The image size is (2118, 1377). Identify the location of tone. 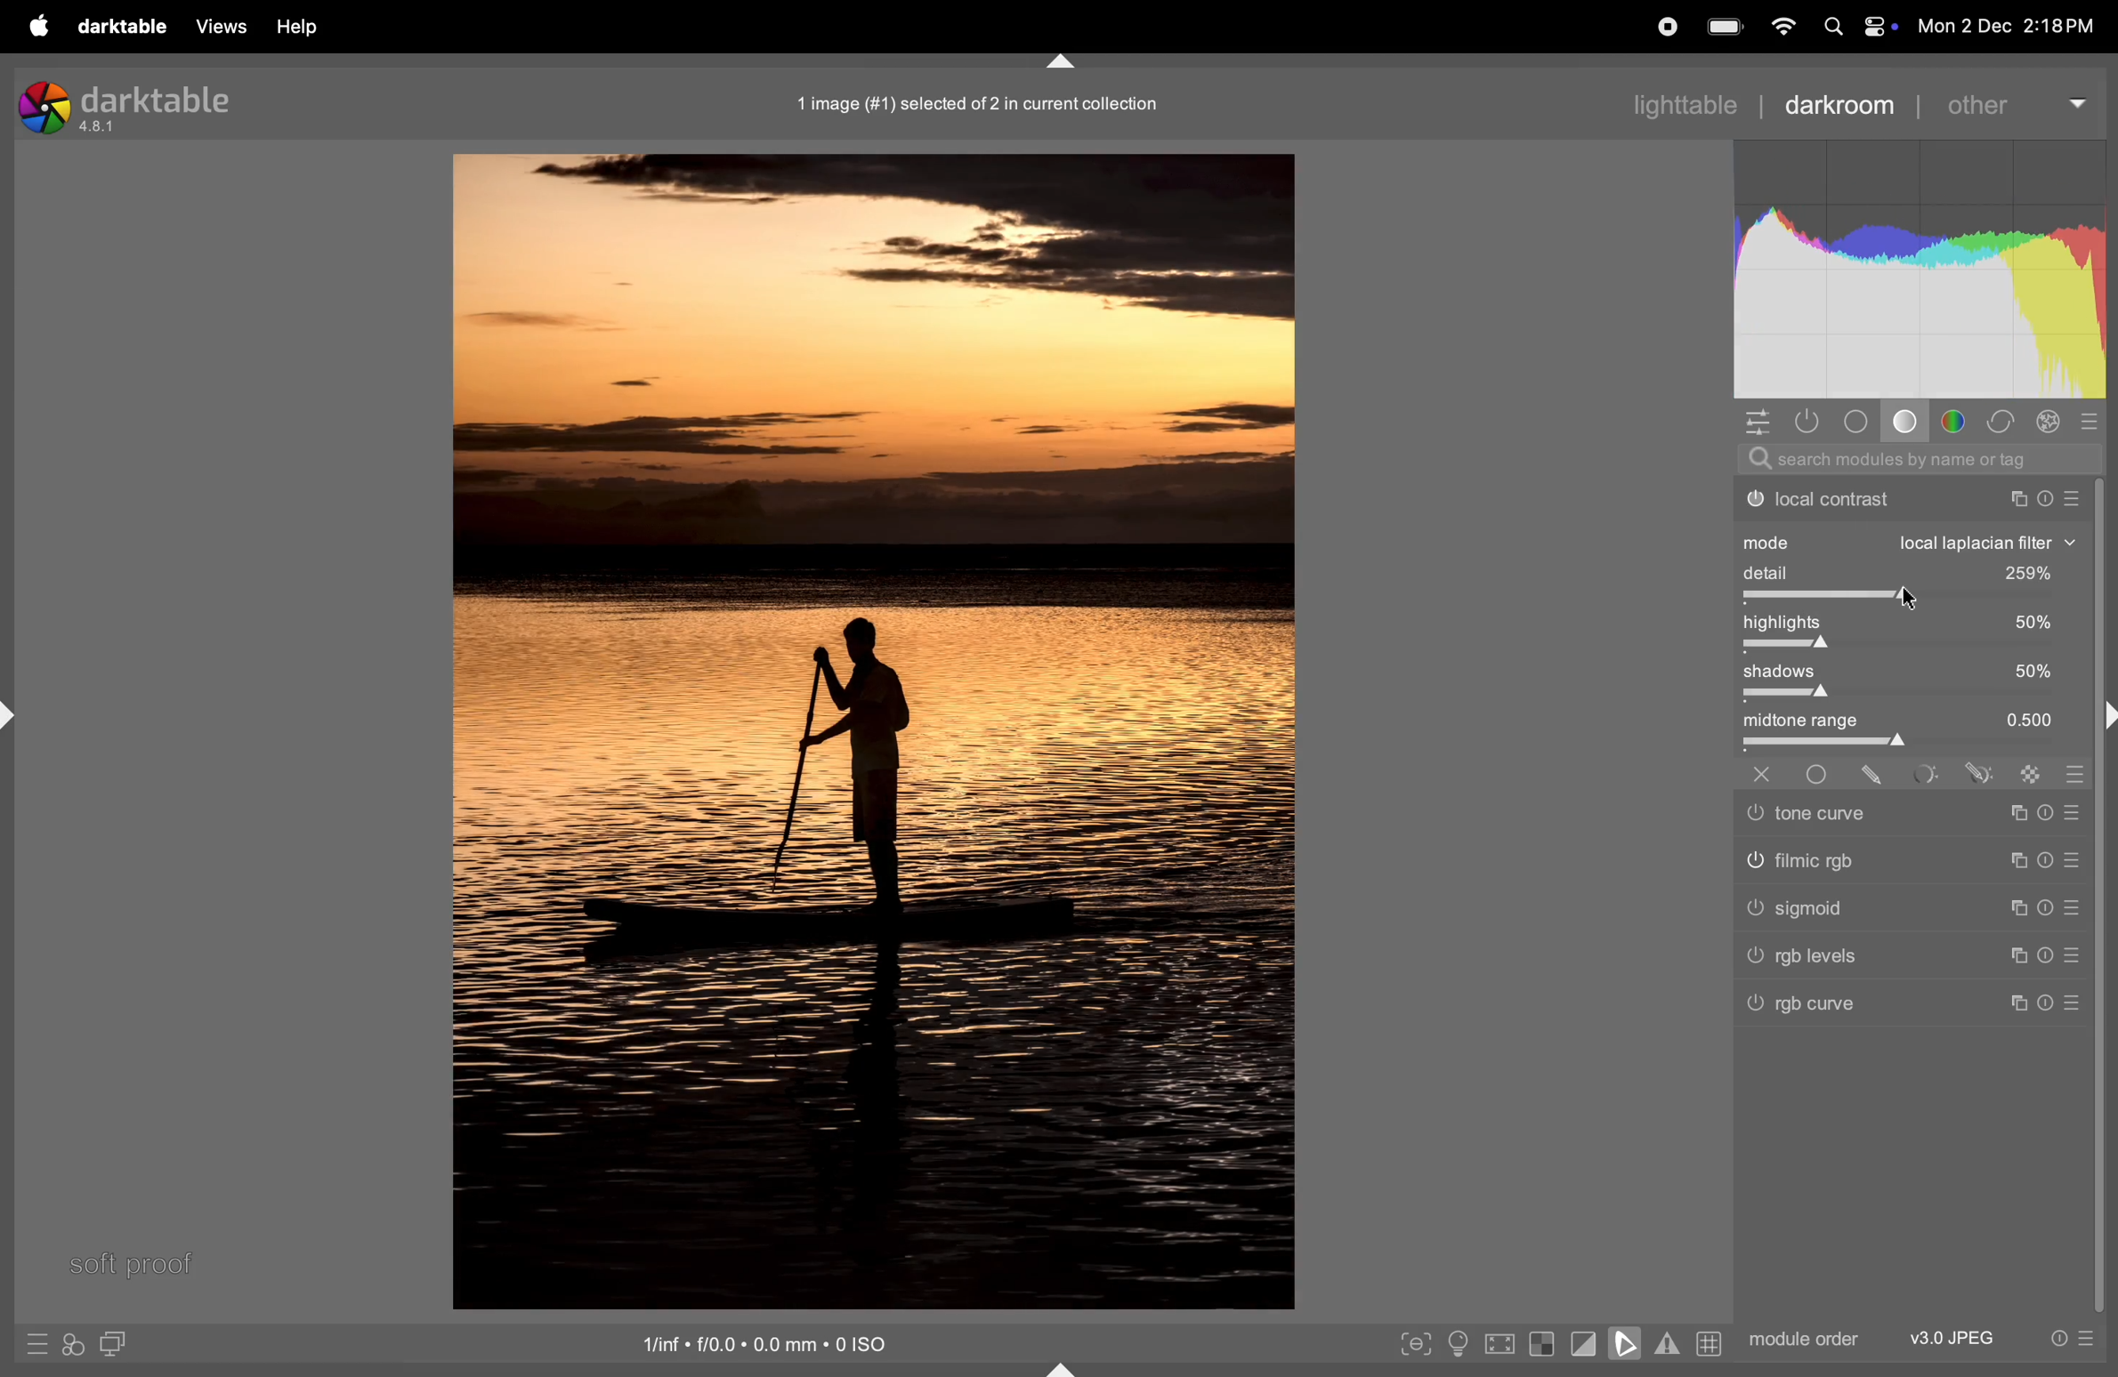
(1904, 421).